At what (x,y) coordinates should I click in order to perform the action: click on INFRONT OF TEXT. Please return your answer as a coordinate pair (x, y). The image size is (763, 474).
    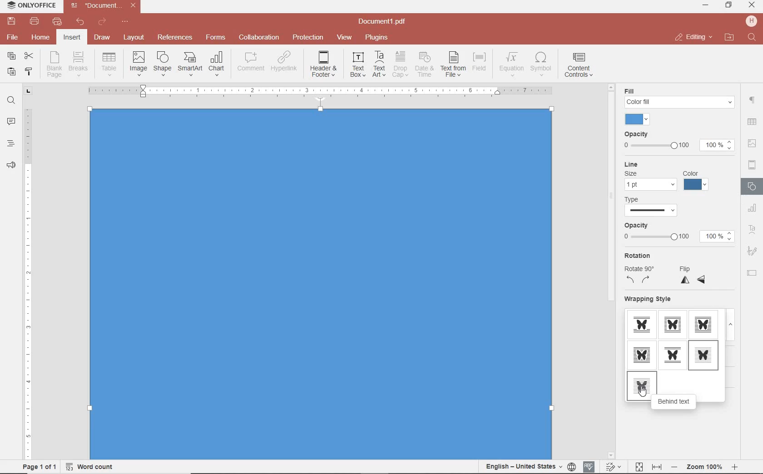
    Looking at the image, I should click on (702, 354).